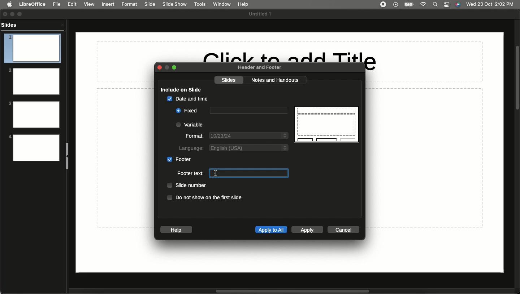 The height and width of the screenshot is (294, 520). I want to click on Hel, so click(243, 4).